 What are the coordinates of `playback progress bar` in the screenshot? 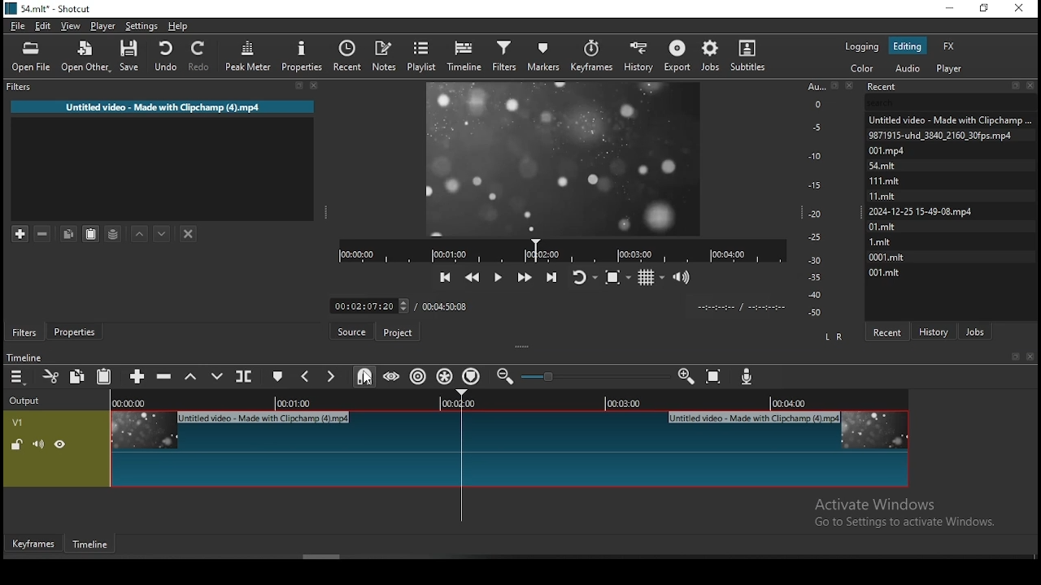 It's located at (563, 251).